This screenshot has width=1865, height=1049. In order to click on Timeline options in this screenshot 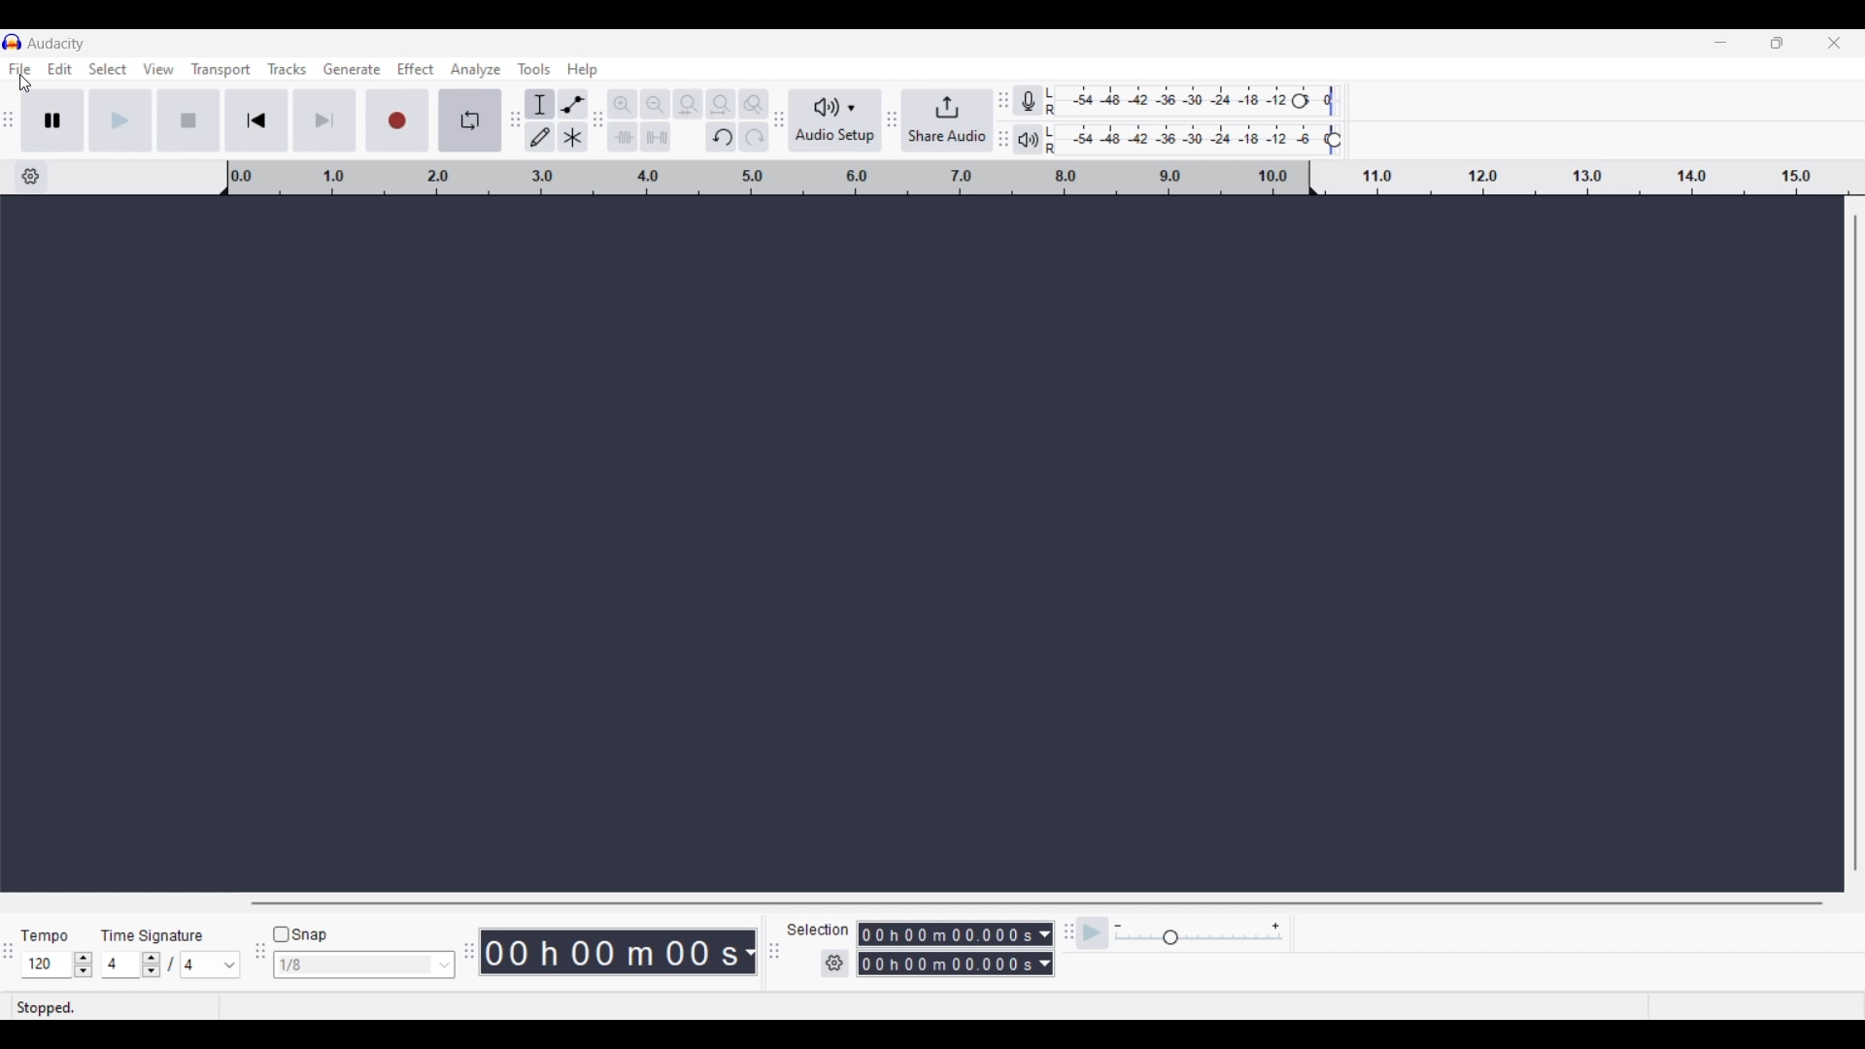, I will do `click(31, 177)`.